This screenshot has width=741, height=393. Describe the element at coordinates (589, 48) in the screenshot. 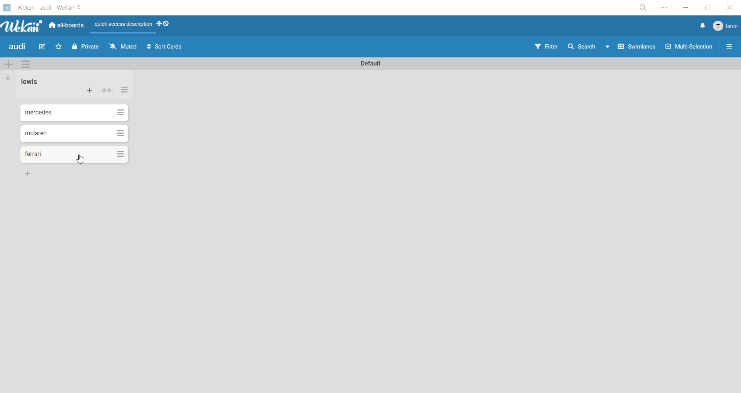

I see `search` at that location.